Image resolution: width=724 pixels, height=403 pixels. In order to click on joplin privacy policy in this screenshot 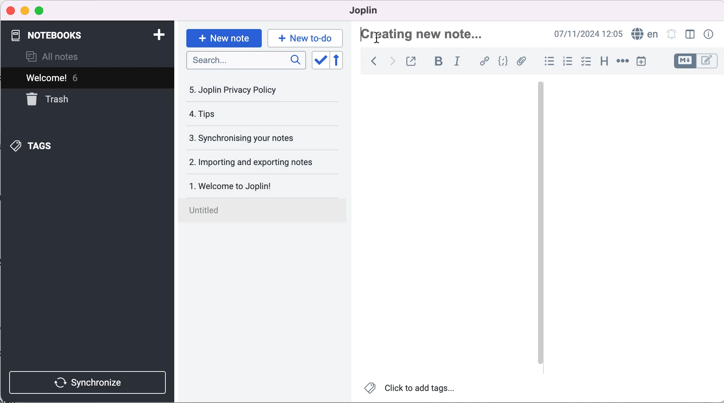, I will do `click(238, 90)`.